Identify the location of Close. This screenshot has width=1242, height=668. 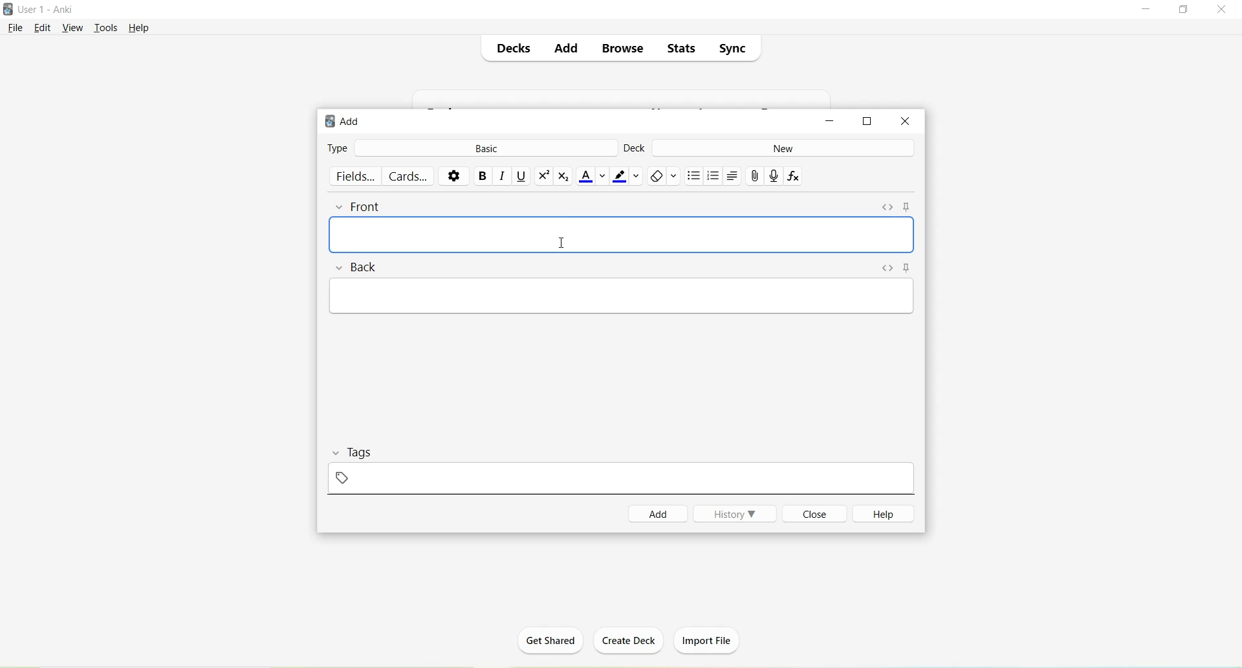
(812, 513).